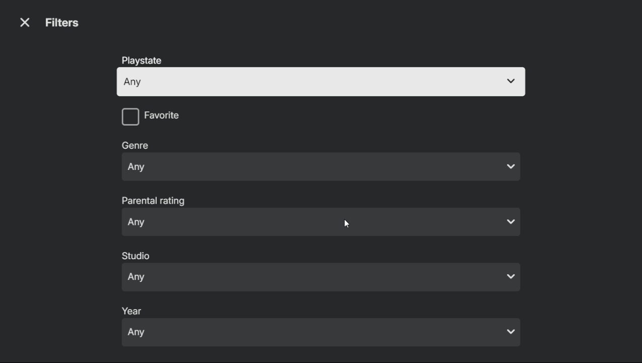 Image resolution: width=642 pixels, height=363 pixels. I want to click on studio, so click(152, 255).